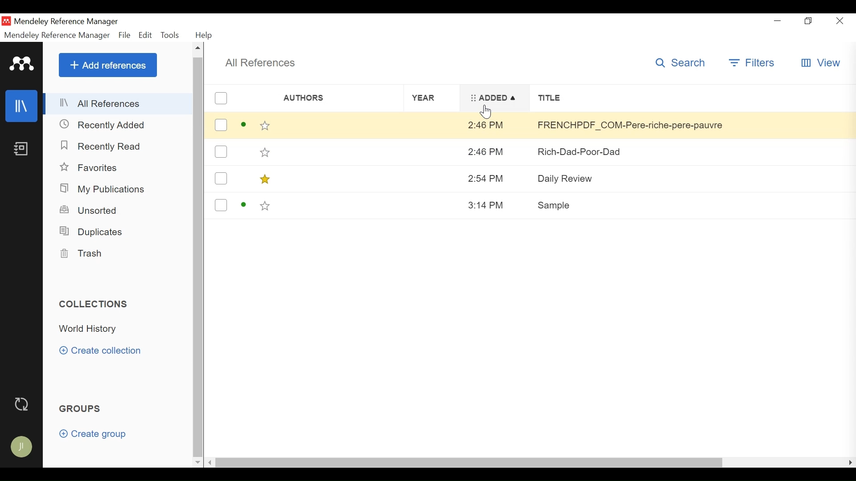 The width and height of the screenshot is (856, 481). I want to click on Toggle Favorites, so click(264, 206).